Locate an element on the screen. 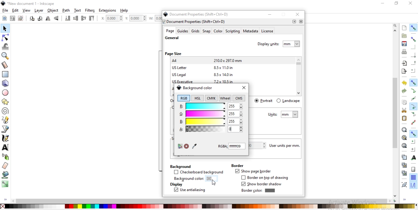 The height and width of the screenshot is (210, 418). page size is located at coordinates (173, 53).